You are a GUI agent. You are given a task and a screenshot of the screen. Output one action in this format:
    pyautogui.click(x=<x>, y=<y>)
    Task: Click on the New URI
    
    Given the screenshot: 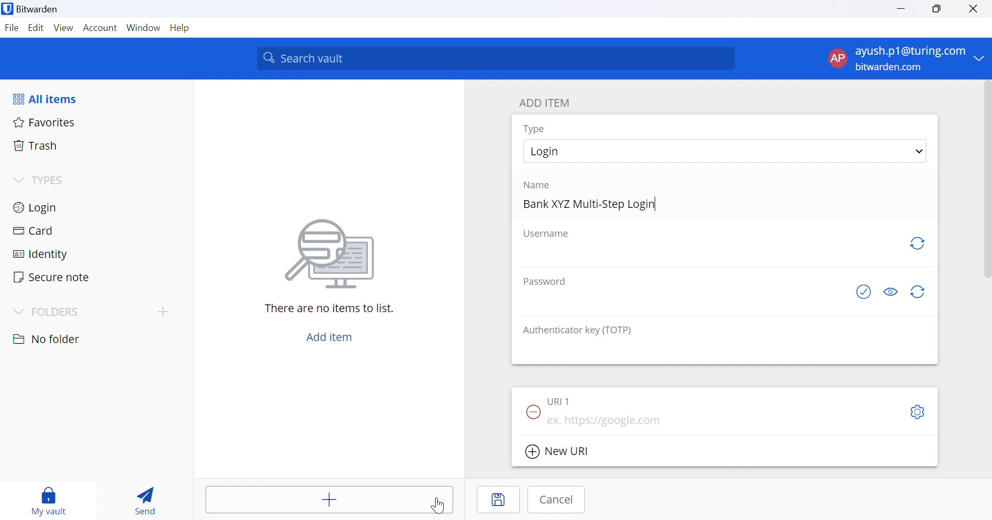 What is the action you would take?
    pyautogui.click(x=556, y=452)
    